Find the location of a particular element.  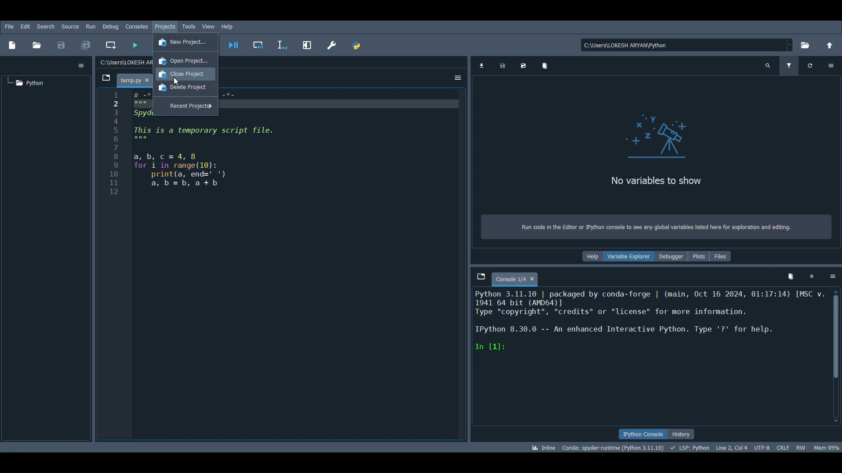

Options is located at coordinates (831, 64).